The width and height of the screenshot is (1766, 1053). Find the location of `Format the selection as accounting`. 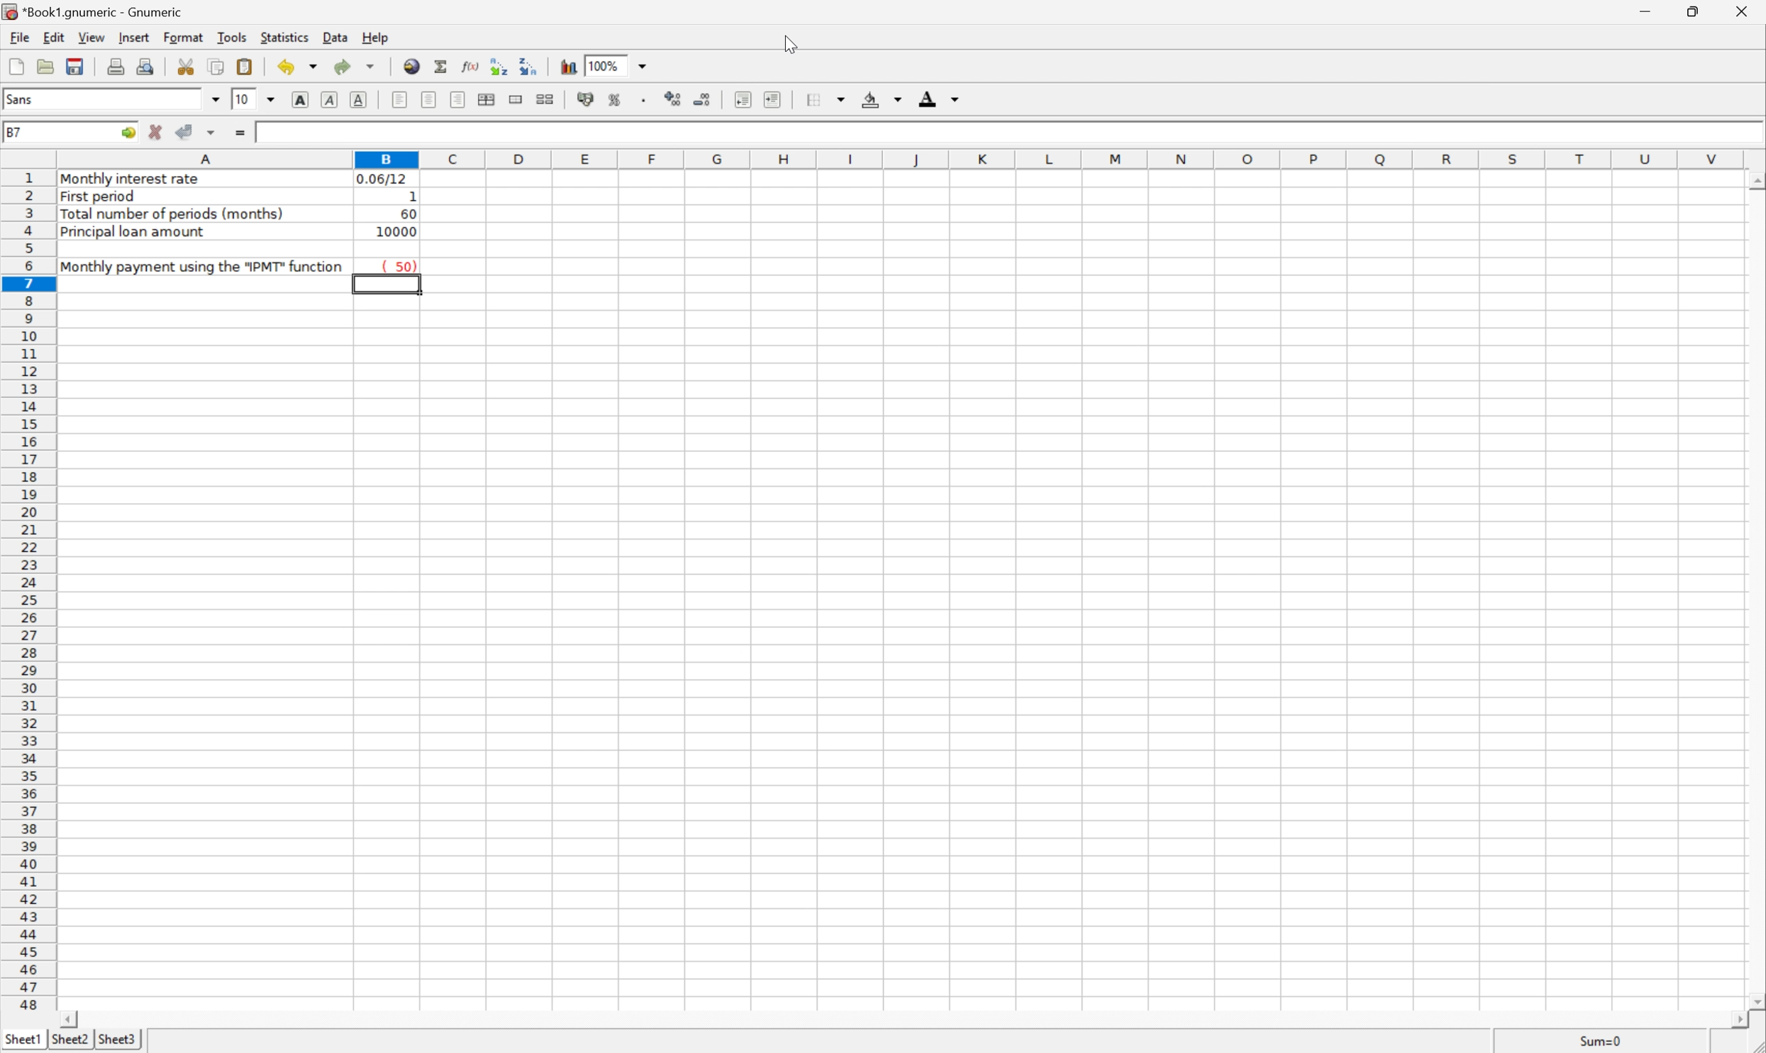

Format the selection as accounting is located at coordinates (587, 99).